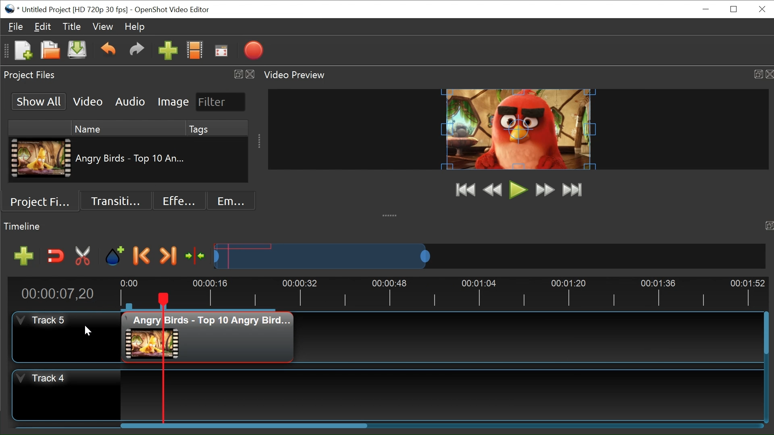 The image size is (774, 435). Describe the element at coordinates (114, 202) in the screenshot. I see `Transition` at that location.